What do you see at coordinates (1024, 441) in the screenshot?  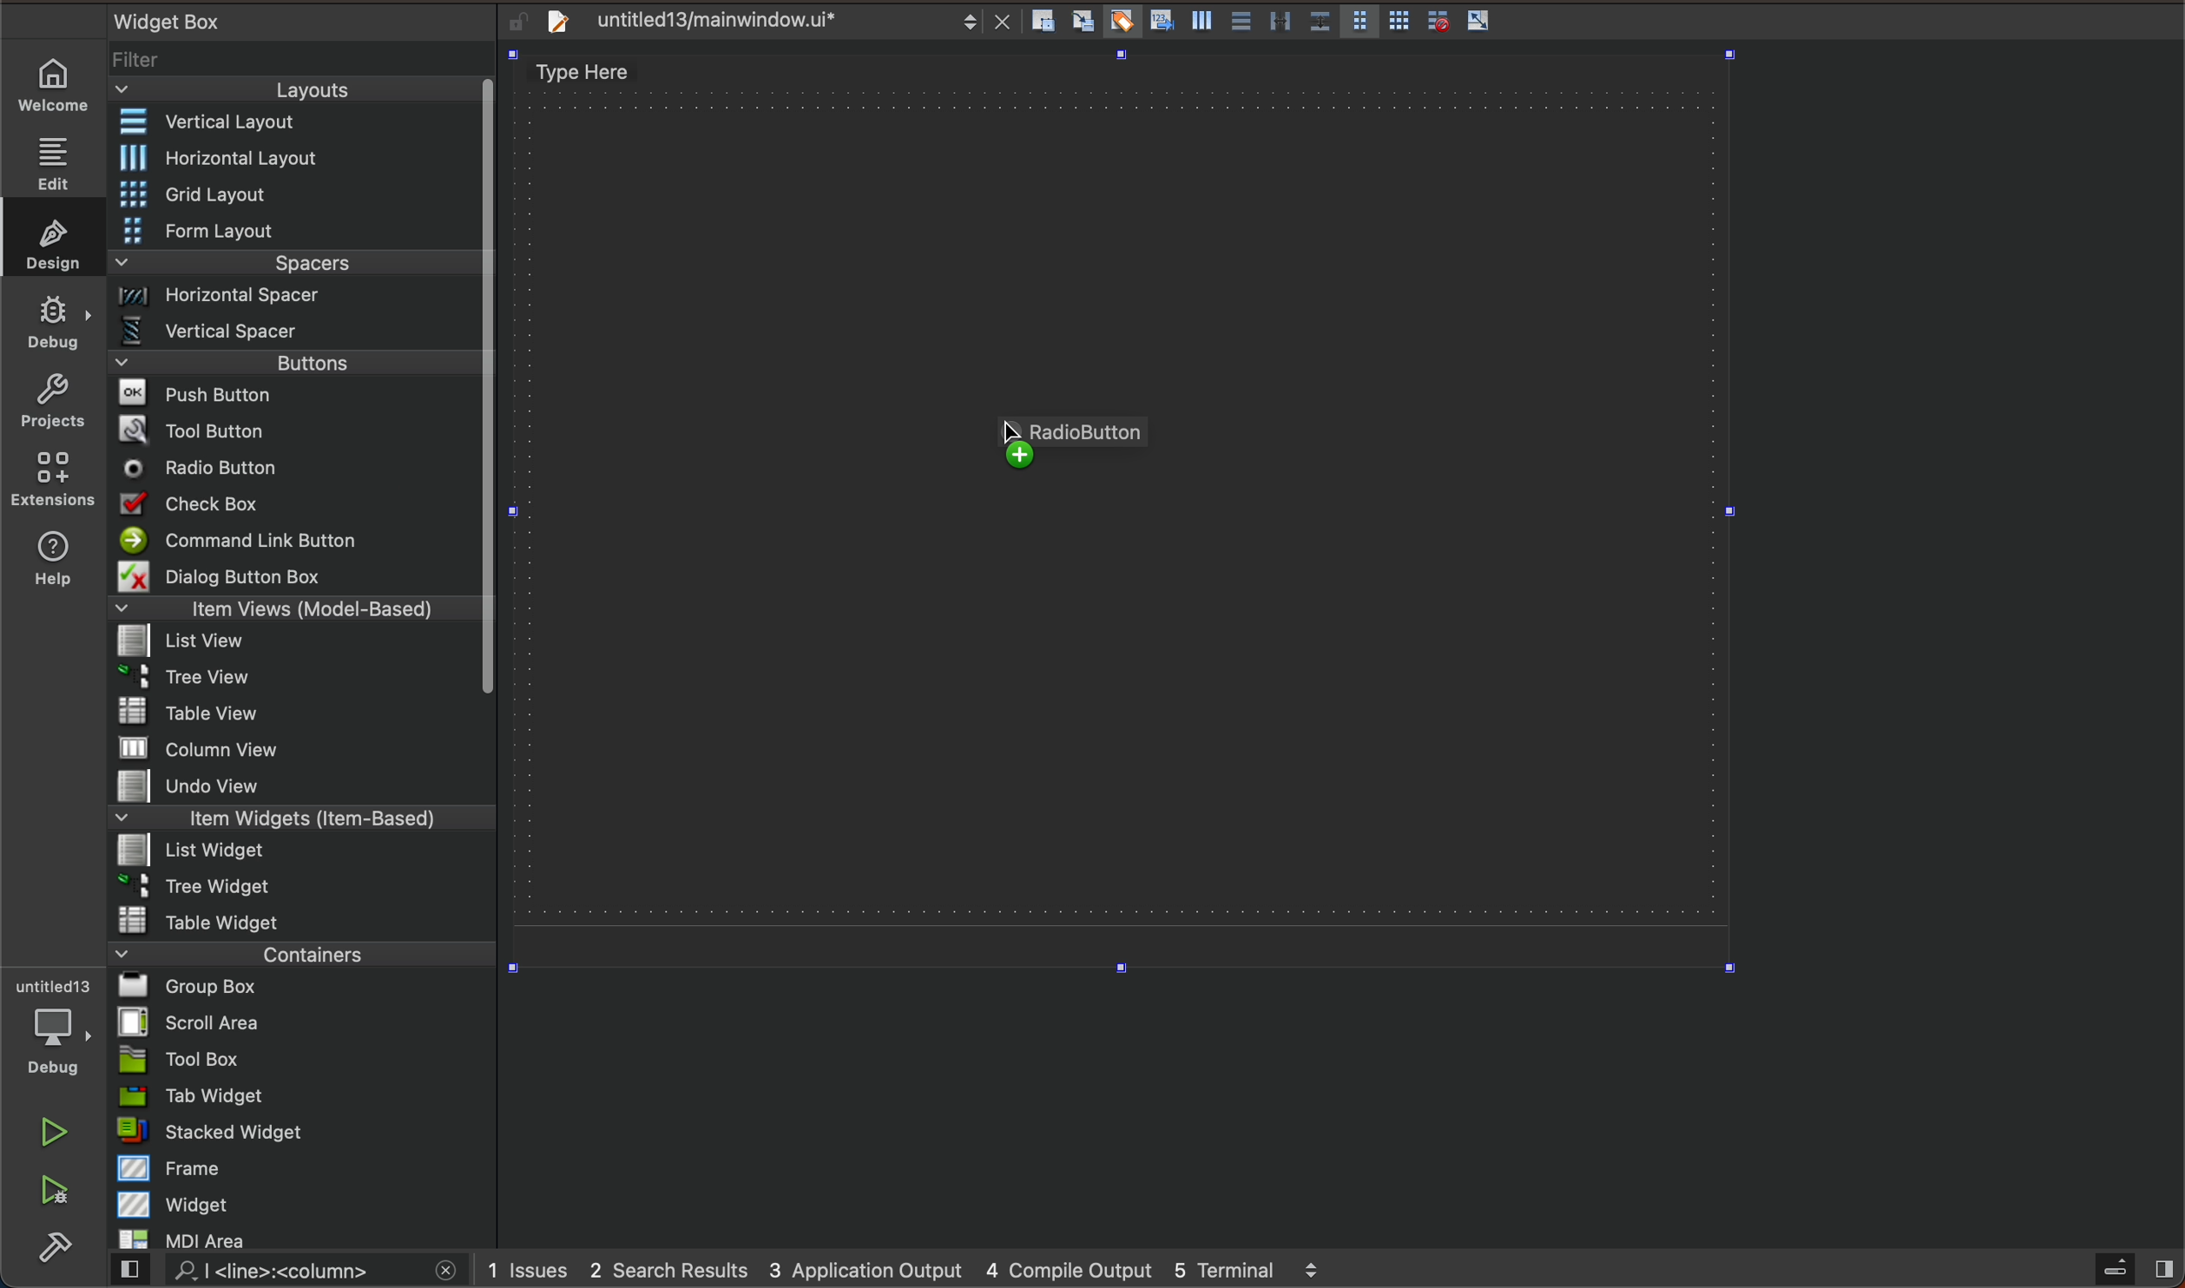 I see `cursor` at bounding box center [1024, 441].